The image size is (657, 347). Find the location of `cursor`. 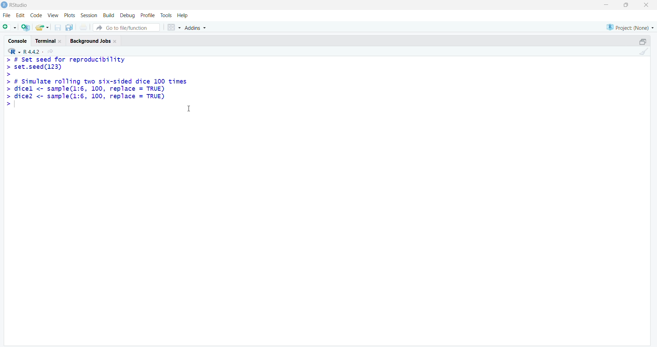

cursor is located at coordinates (189, 108).